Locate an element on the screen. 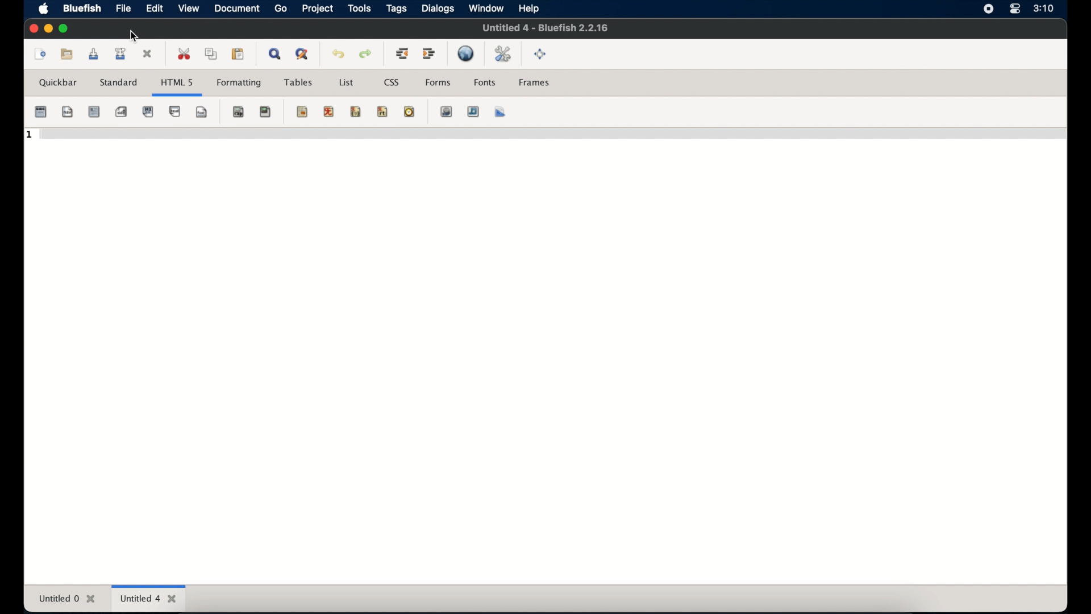 The image size is (1091, 614). insert  thumbnail is located at coordinates (473, 112).